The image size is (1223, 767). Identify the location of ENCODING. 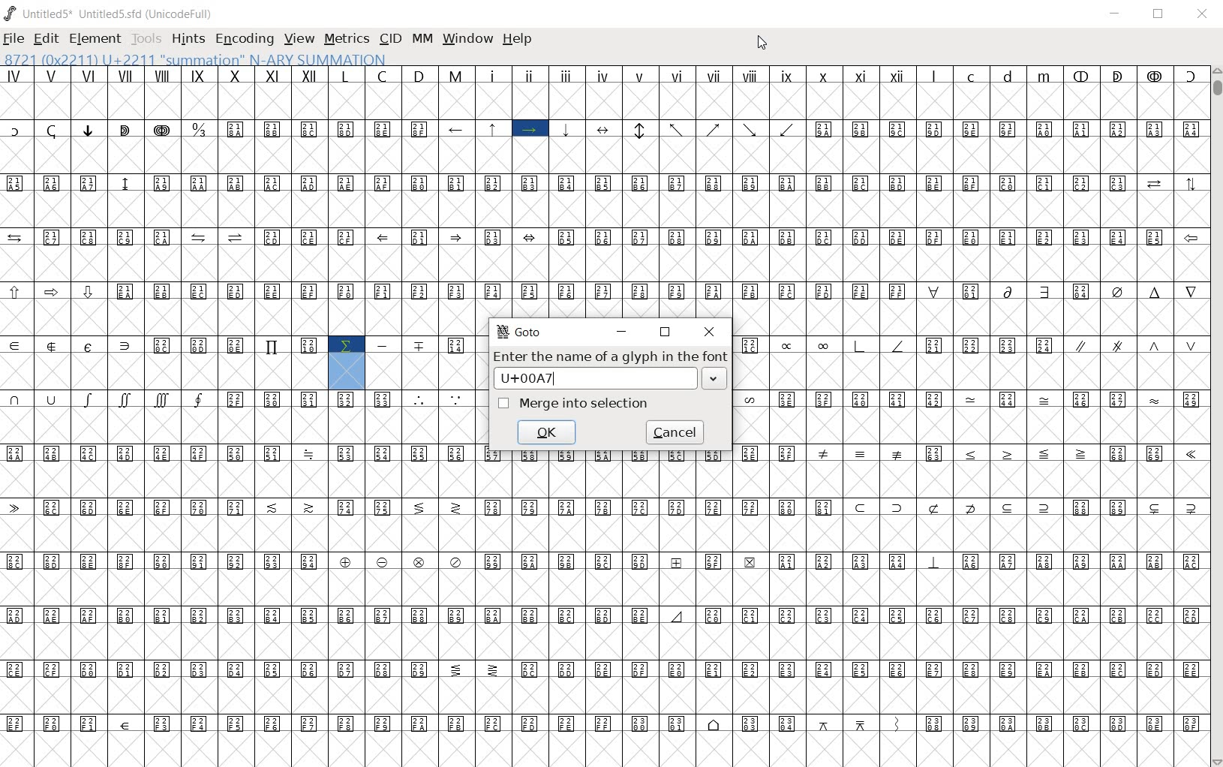
(243, 40).